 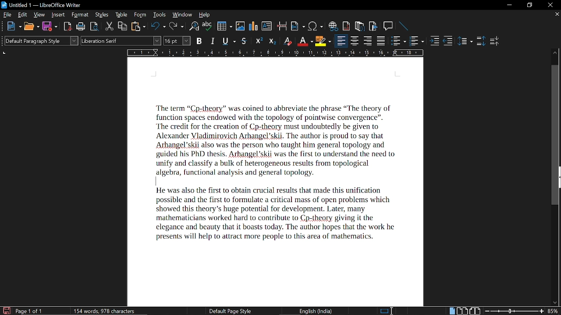 What do you see at coordinates (253, 26) in the screenshot?
I see `Insert diagram` at bounding box center [253, 26].